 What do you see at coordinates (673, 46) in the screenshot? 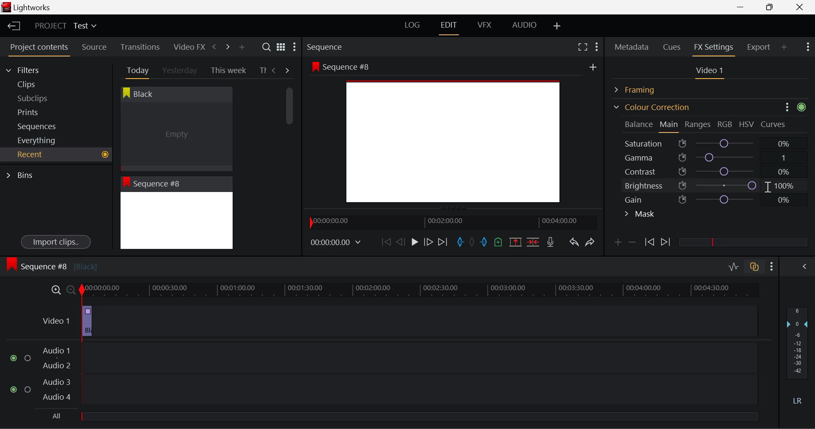
I see `Cues Panel` at bounding box center [673, 46].